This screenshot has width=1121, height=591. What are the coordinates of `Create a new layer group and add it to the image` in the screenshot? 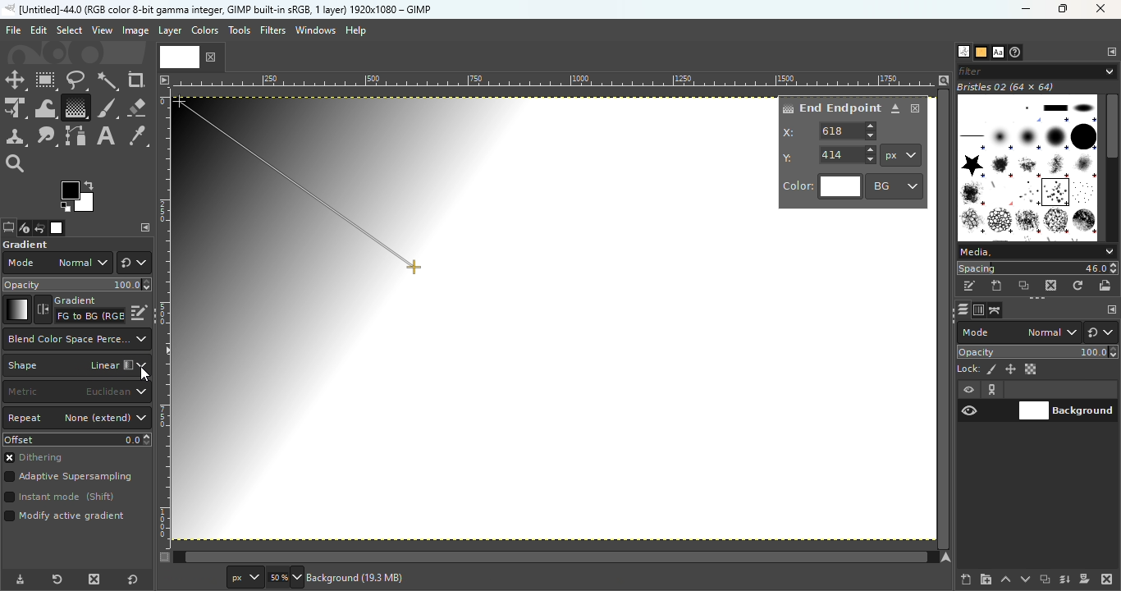 It's located at (986, 580).